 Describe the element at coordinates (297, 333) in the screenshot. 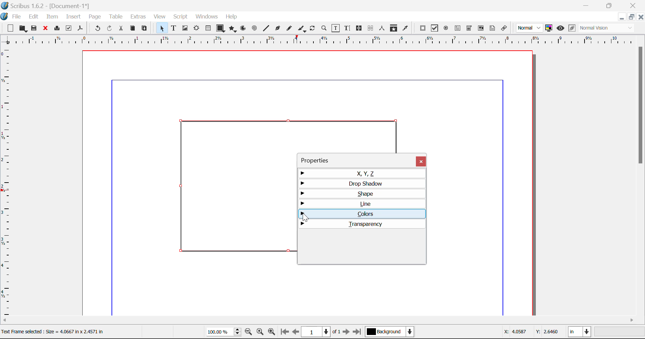

I see `Previous Page` at that location.